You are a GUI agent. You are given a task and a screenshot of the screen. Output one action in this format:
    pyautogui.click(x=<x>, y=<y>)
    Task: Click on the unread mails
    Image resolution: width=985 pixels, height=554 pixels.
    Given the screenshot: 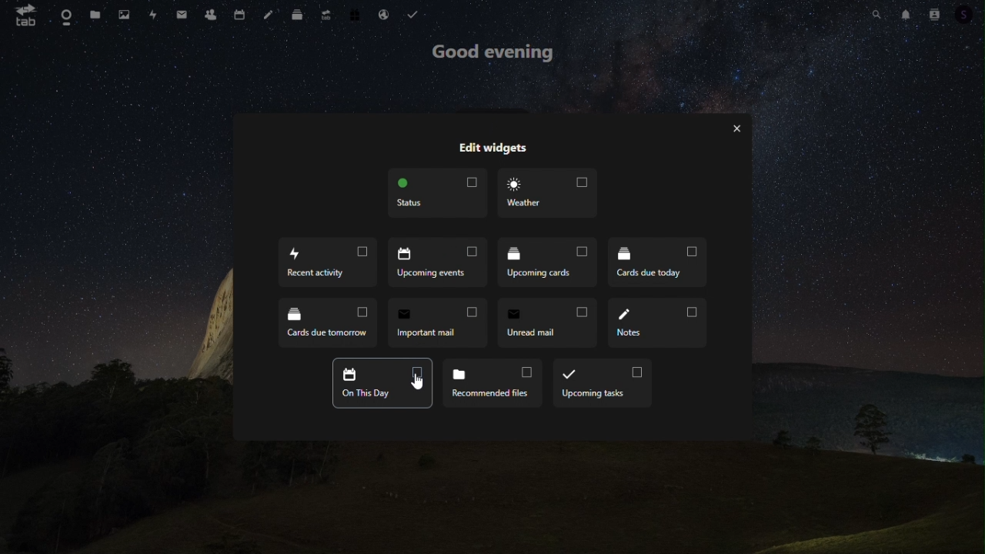 What is the action you would take?
    pyautogui.click(x=546, y=322)
    